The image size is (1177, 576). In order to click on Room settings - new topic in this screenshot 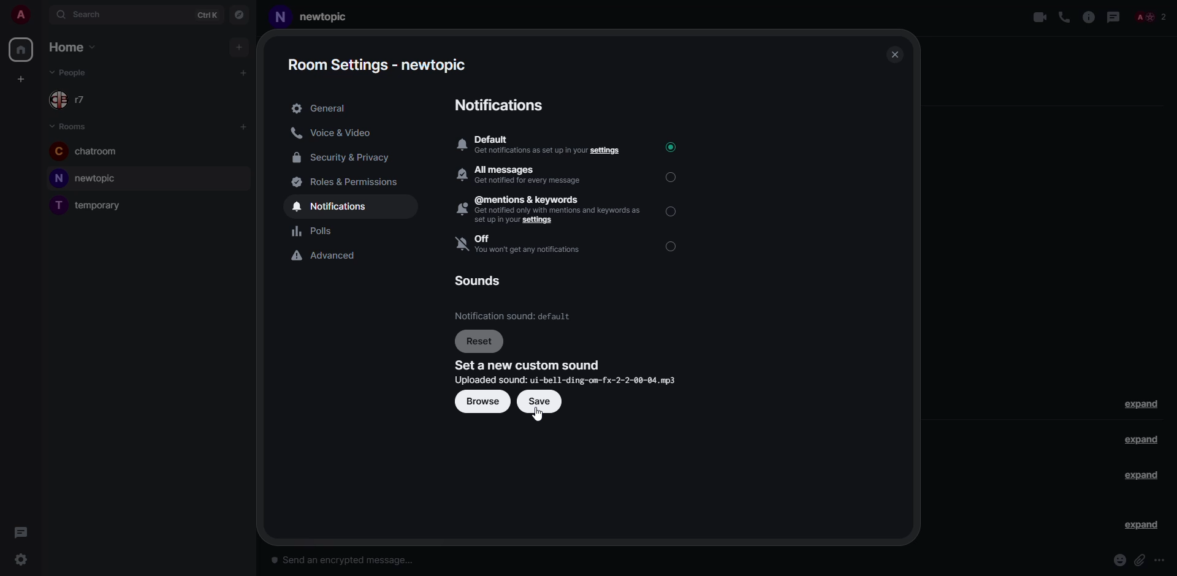, I will do `click(376, 64)`.